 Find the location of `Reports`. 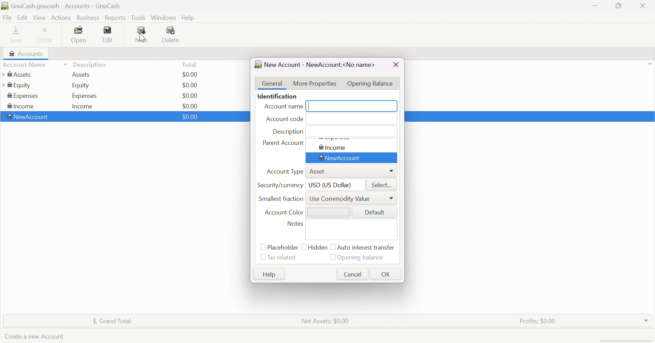

Reports is located at coordinates (117, 18).